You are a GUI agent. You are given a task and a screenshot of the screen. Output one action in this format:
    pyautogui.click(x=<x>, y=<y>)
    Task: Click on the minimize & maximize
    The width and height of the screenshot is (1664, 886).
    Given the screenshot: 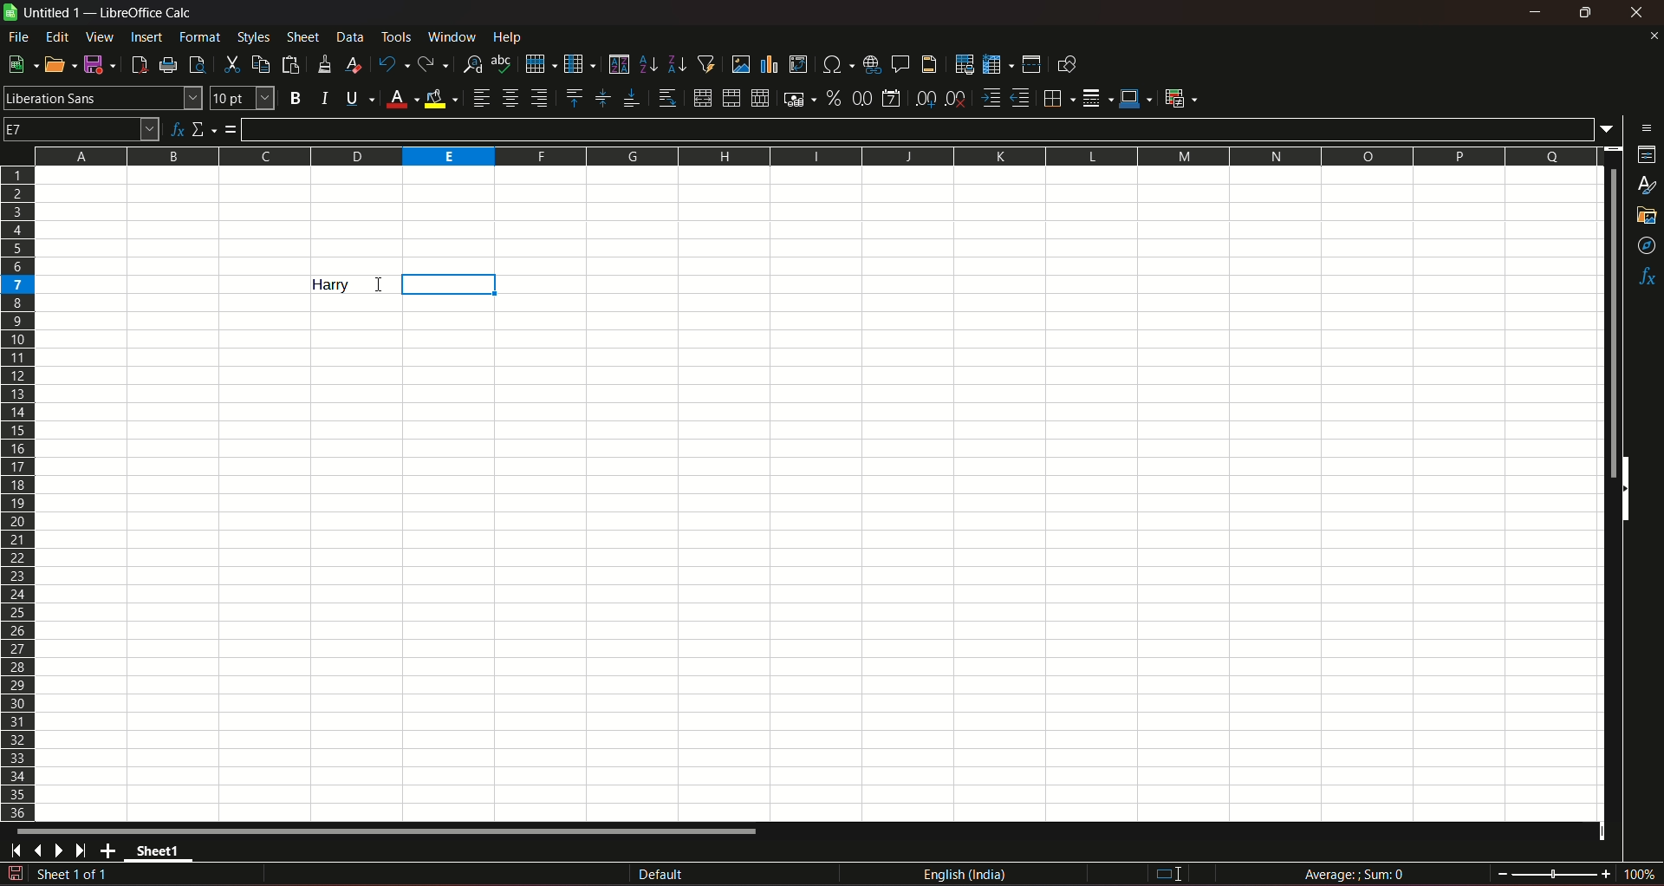 What is the action you would take?
    pyautogui.click(x=1584, y=13)
    